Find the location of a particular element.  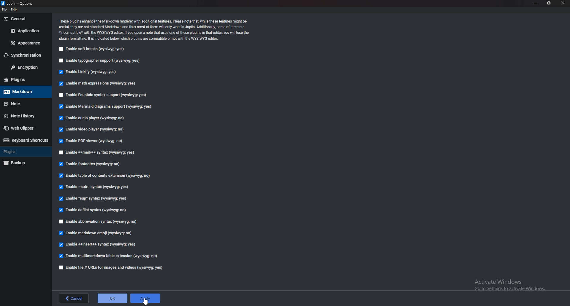

markdown is located at coordinates (22, 92).